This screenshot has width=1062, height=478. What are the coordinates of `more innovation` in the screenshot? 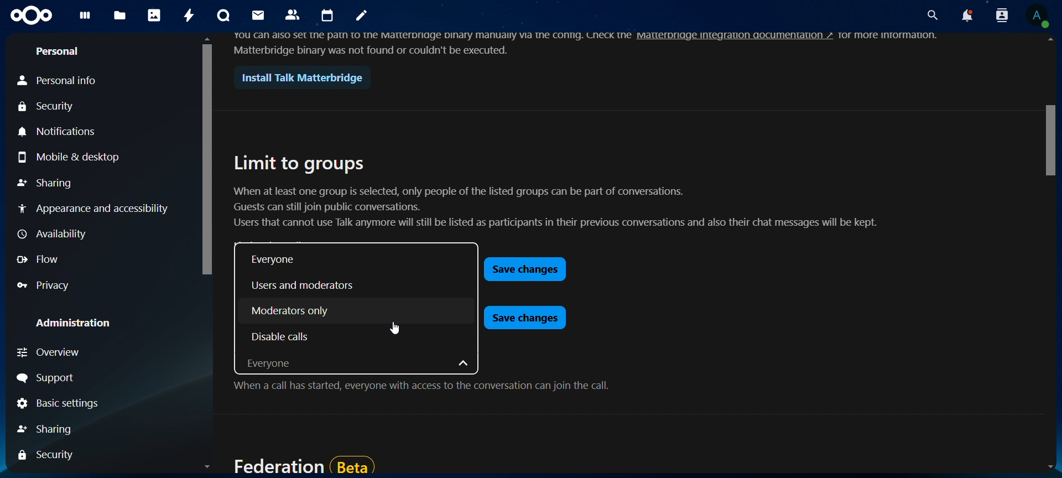 It's located at (900, 35).